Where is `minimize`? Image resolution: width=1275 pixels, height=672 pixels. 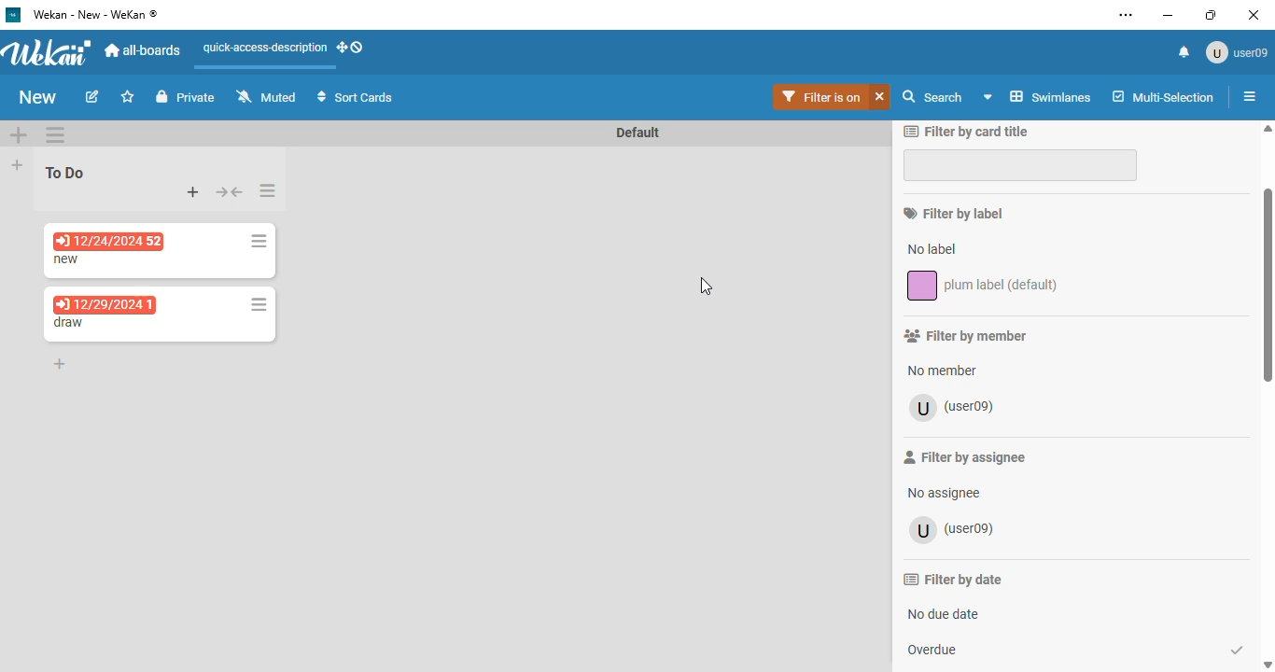 minimize is located at coordinates (1169, 15).